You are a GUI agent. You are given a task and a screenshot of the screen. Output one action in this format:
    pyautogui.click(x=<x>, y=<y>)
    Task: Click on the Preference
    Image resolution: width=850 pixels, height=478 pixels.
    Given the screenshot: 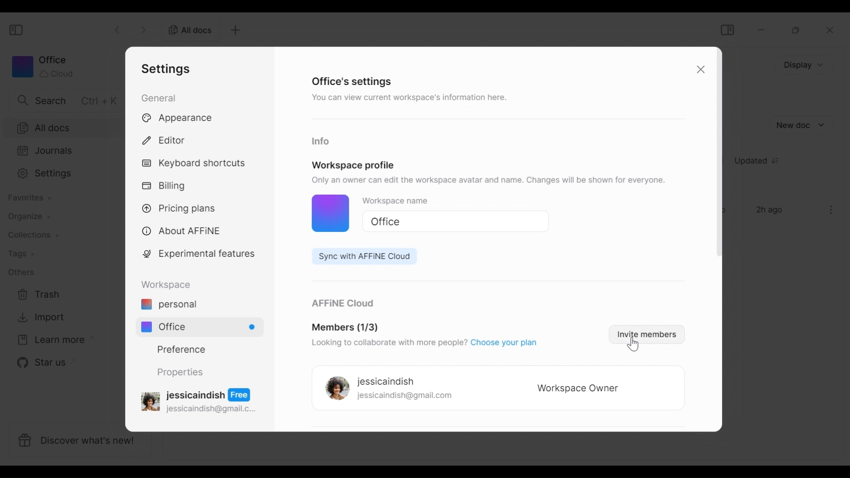 What is the action you would take?
    pyautogui.click(x=178, y=349)
    